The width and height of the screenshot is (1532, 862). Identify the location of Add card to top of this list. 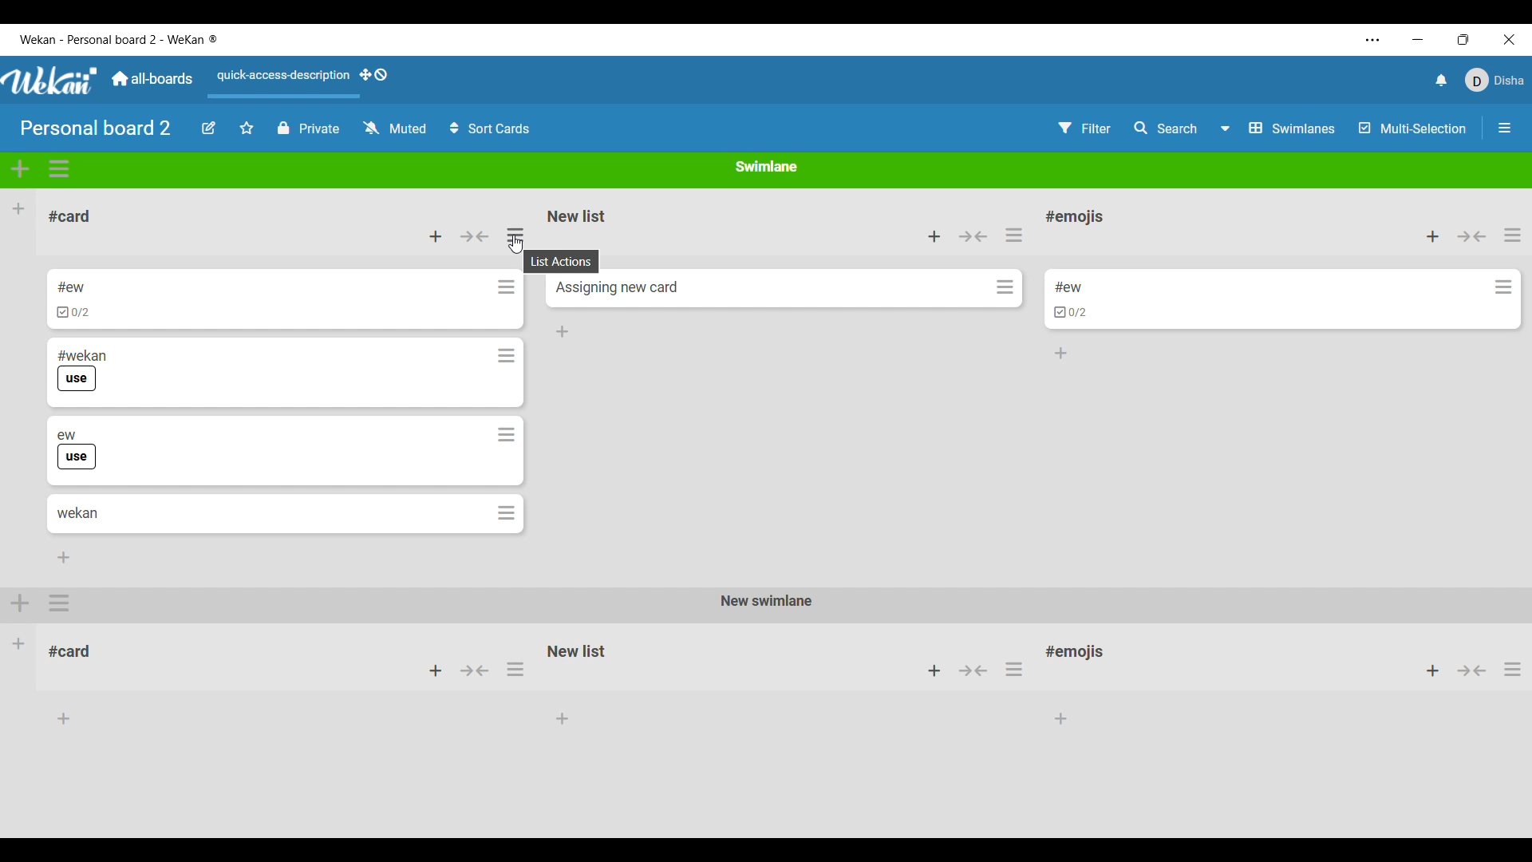
(934, 236).